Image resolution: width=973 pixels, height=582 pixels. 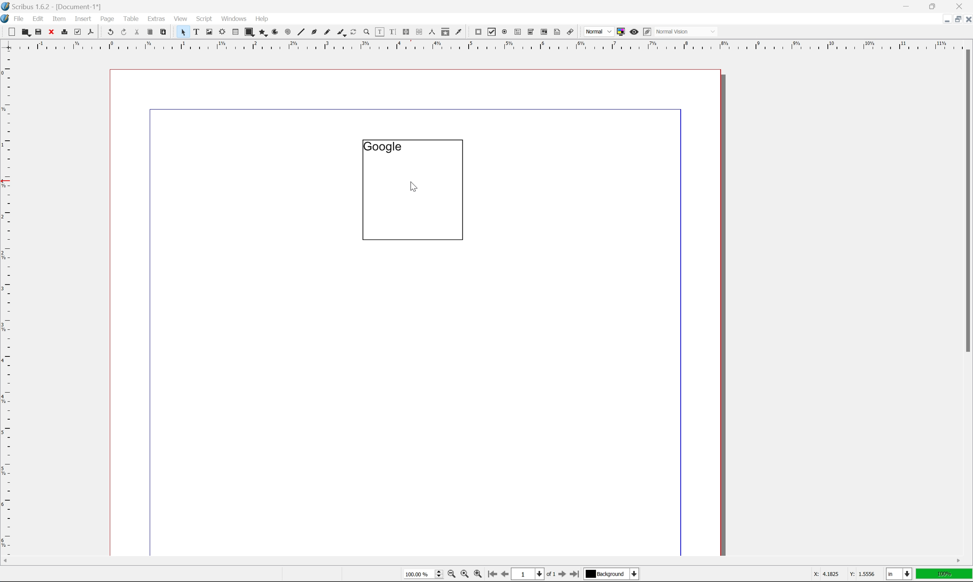 I want to click on pdf list box, so click(x=544, y=33).